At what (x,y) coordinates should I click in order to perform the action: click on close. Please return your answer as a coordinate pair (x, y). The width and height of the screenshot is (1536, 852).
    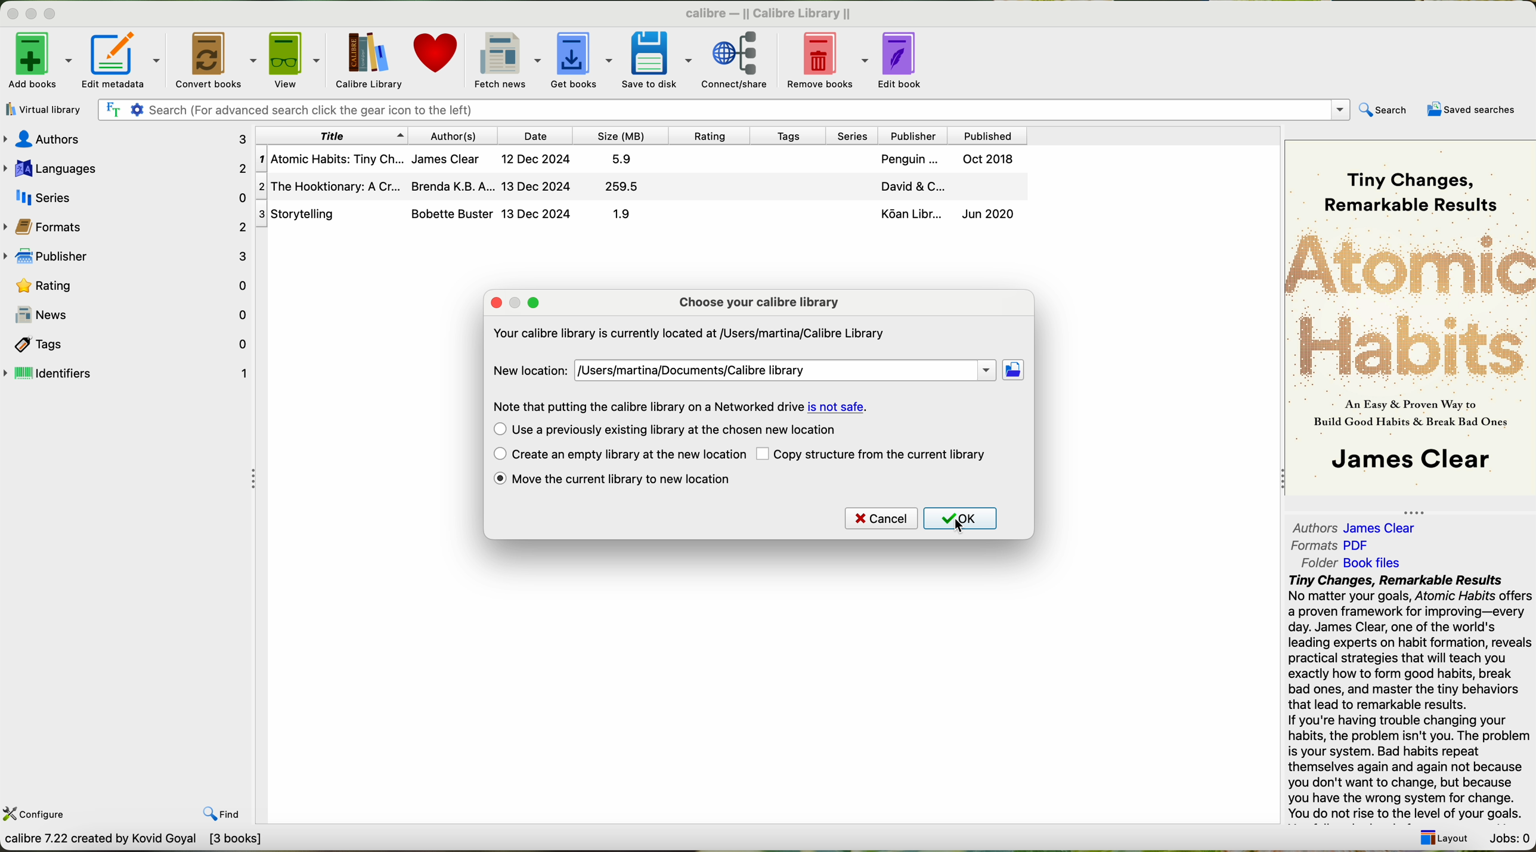
    Looking at the image, I should click on (496, 303).